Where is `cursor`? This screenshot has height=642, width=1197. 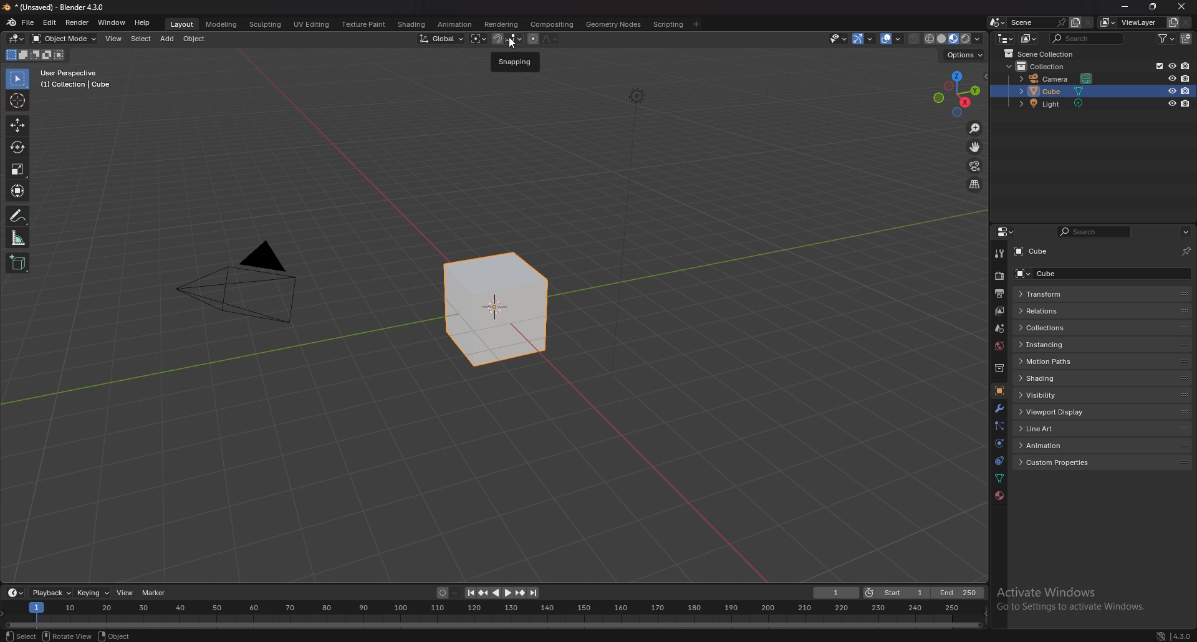
cursor is located at coordinates (515, 44).